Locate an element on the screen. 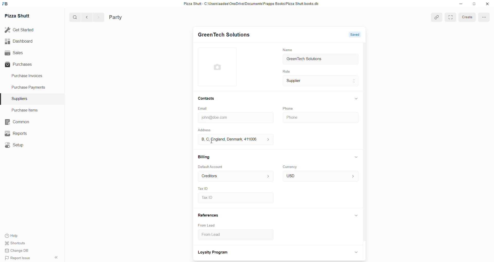 Image resolution: width=494 pixels, height=262 pixels. Setup is located at coordinates (15, 144).